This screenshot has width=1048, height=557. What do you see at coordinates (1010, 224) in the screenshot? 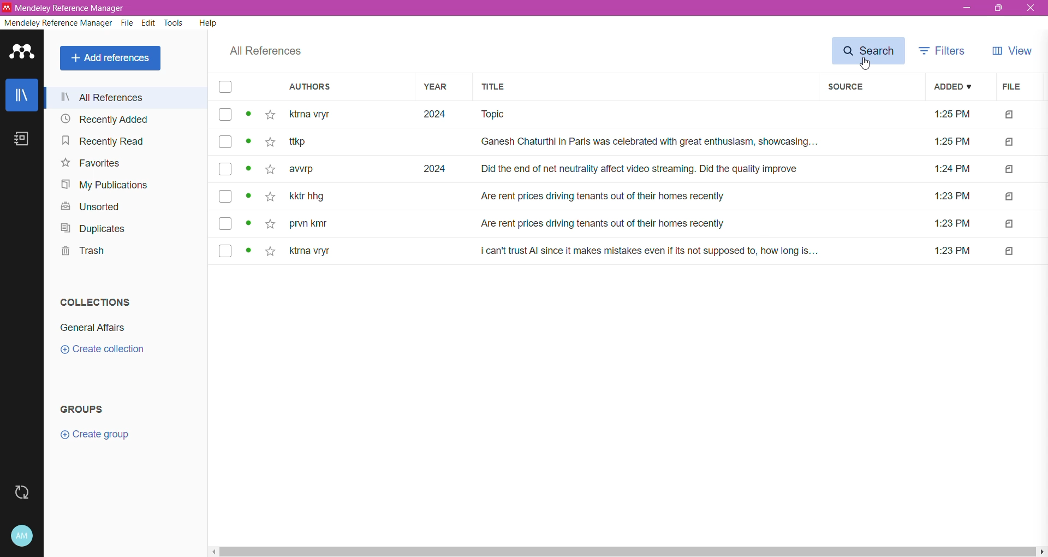
I see `file type` at bounding box center [1010, 224].